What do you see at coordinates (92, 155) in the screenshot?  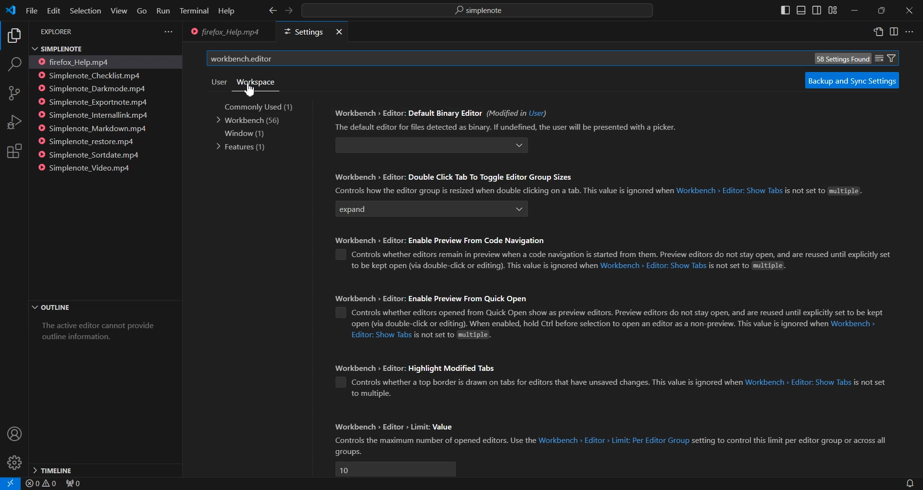 I see `Simplenote_Sortdate.mp4` at bounding box center [92, 155].